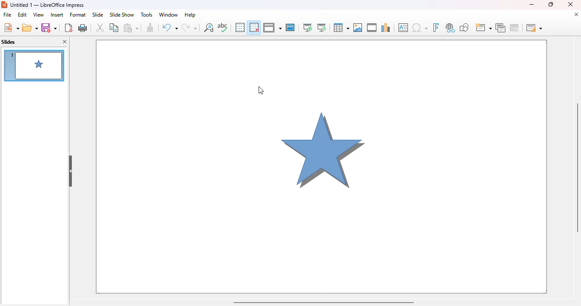 The height and width of the screenshot is (306, 581). What do you see at coordinates (114, 28) in the screenshot?
I see `copy` at bounding box center [114, 28].